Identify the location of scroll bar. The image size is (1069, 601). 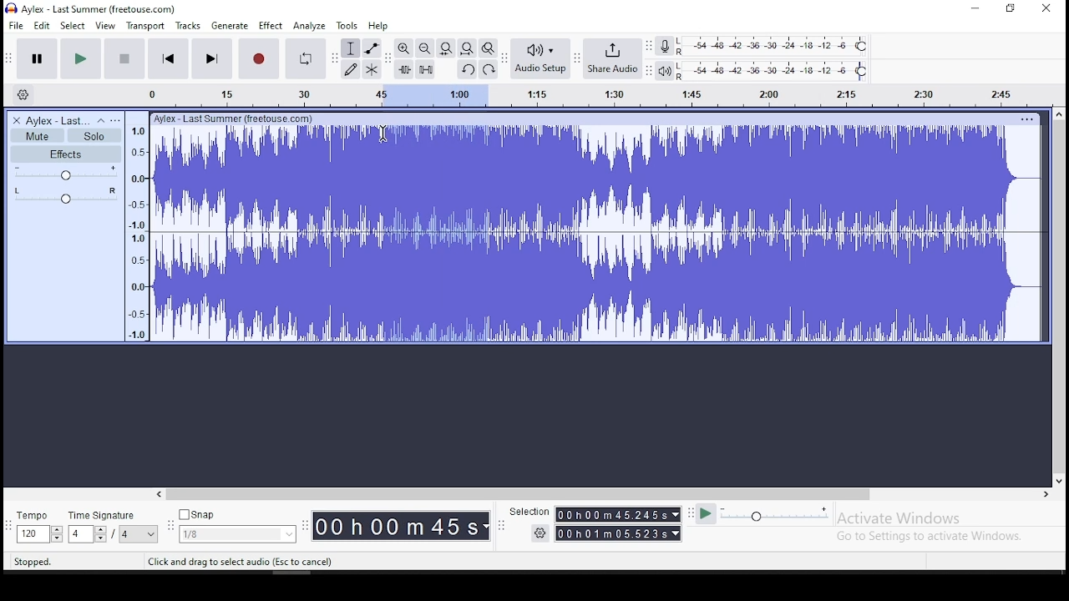
(603, 495).